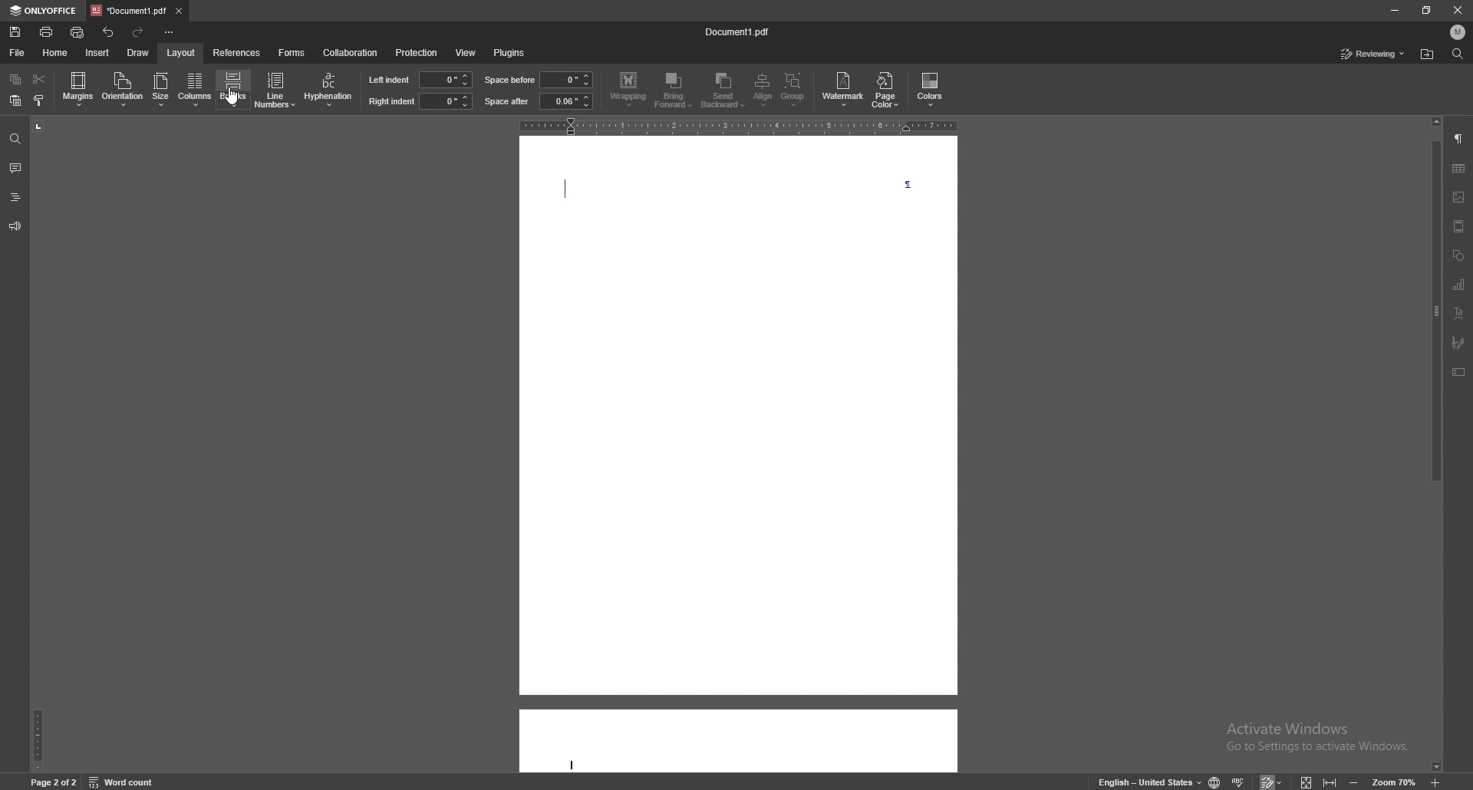 The width and height of the screenshot is (1473, 790). Describe the element at coordinates (235, 89) in the screenshot. I see `breaks` at that location.